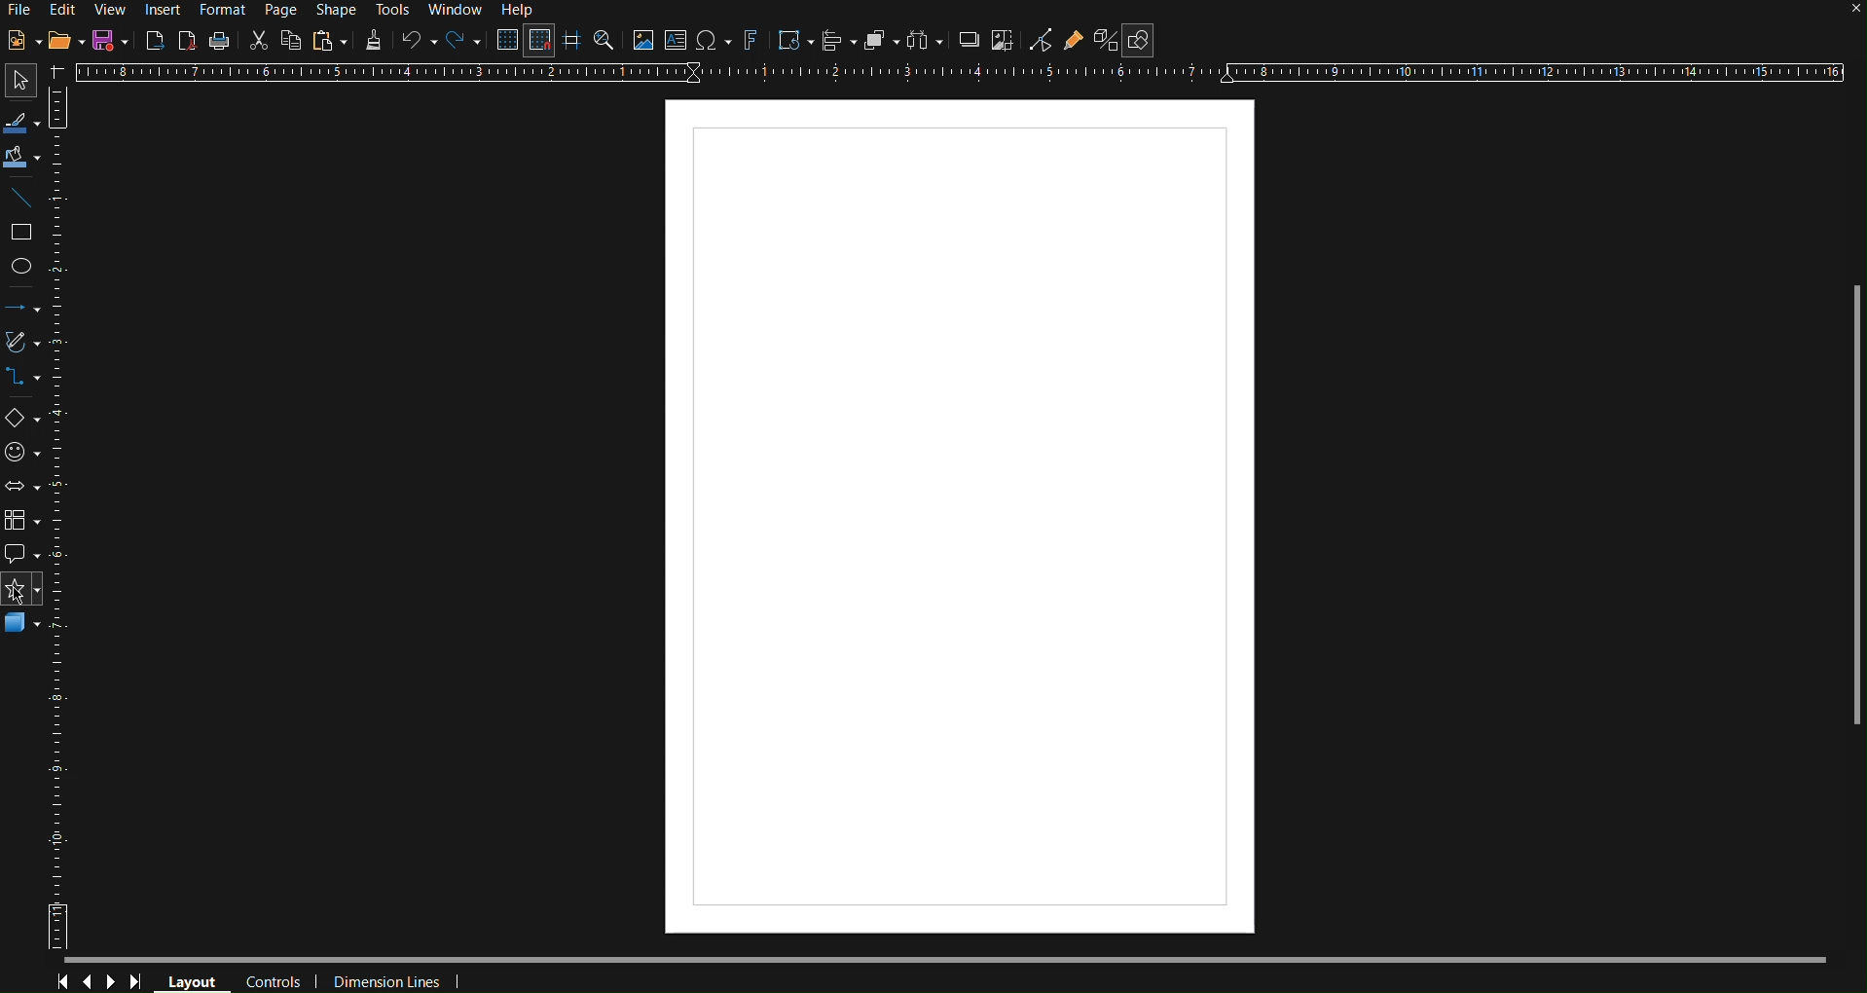 Image resolution: width=1867 pixels, height=993 pixels. What do you see at coordinates (792, 42) in the screenshot?
I see `Transformations` at bounding box center [792, 42].